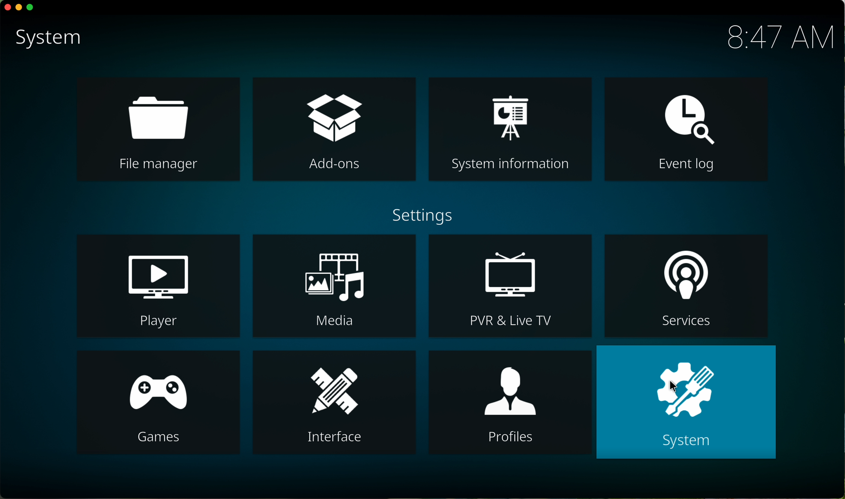  What do you see at coordinates (31, 8) in the screenshot?
I see `maximize program` at bounding box center [31, 8].